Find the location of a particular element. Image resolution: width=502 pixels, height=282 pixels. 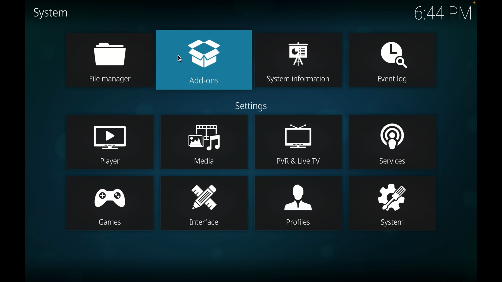

player is located at coordinates (110, 142).